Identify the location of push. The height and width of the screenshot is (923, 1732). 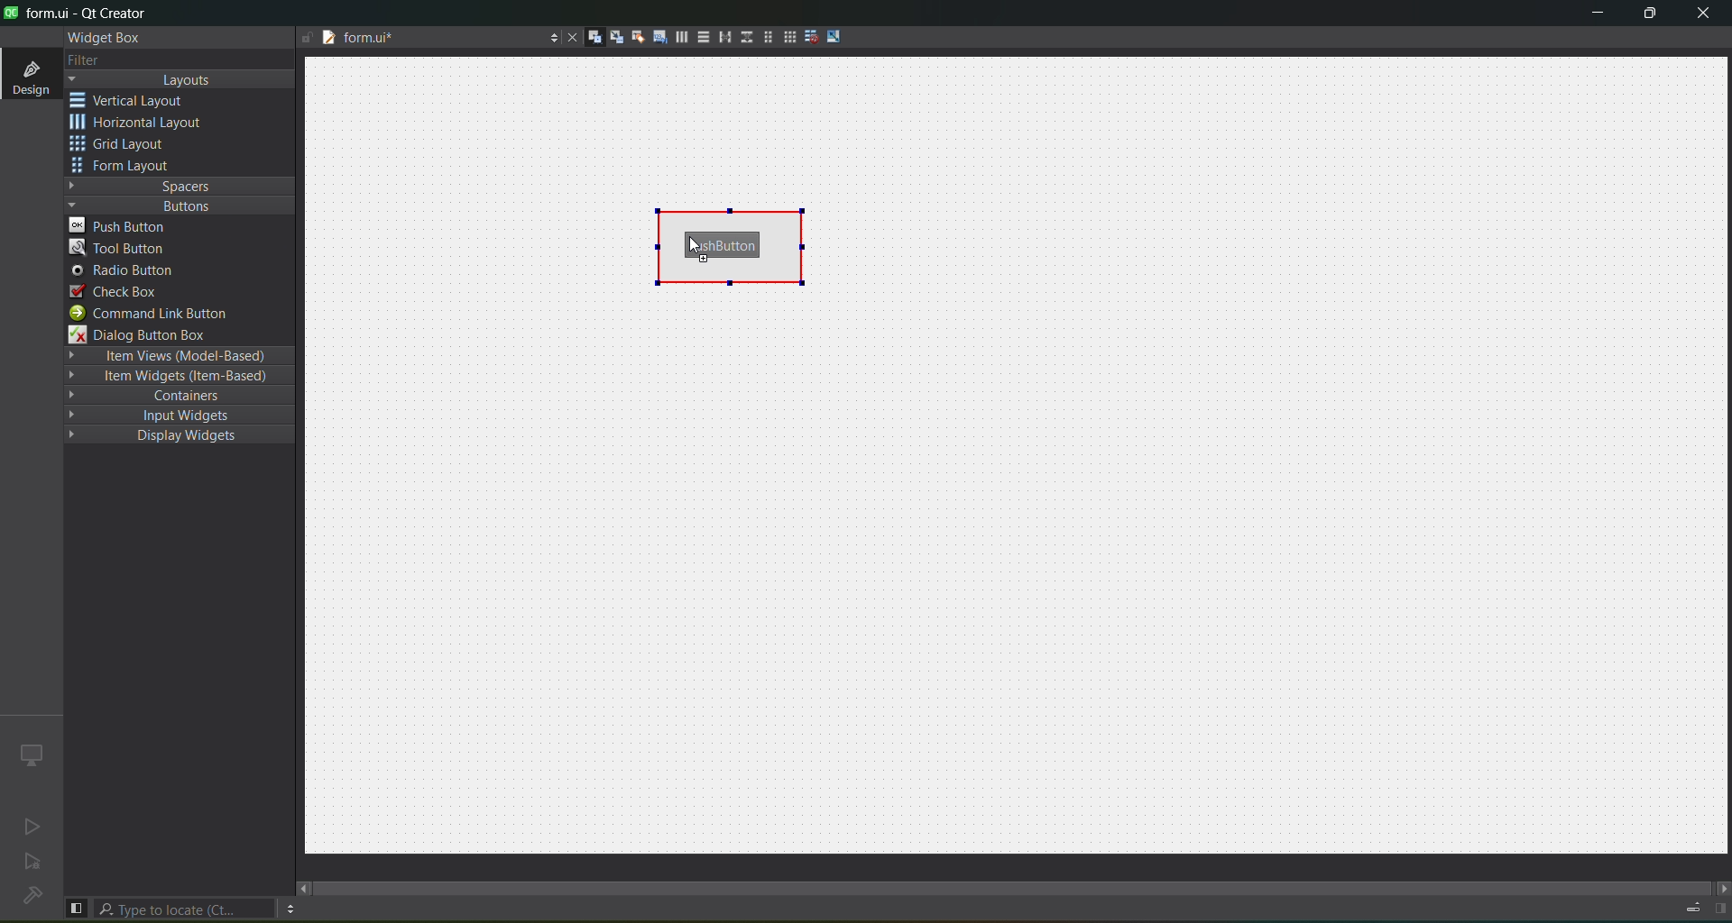
(124, 225).